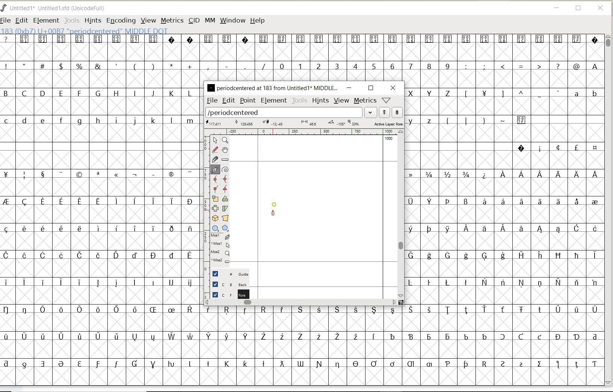  Describe the element at coordinates (388, 139) in the screenshot. I see `1000` at that location.